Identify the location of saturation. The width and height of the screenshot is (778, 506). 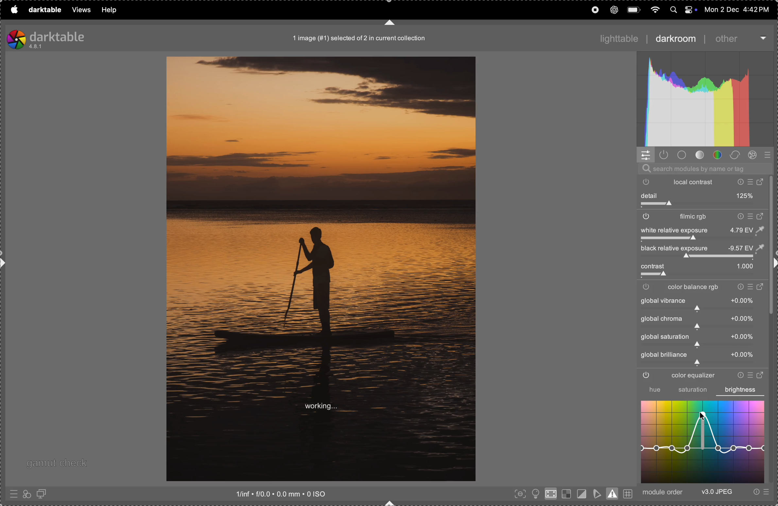
(693, 391).